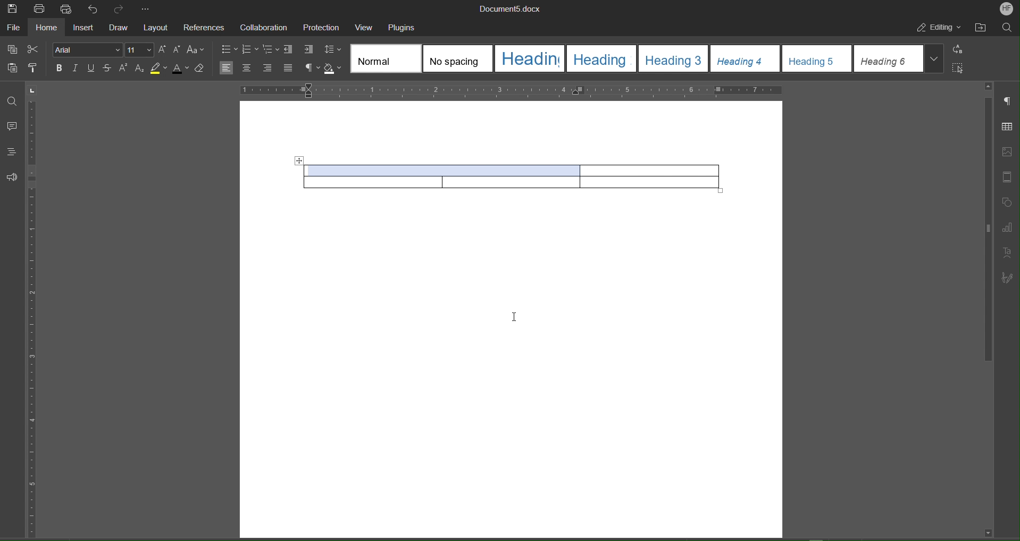 The image size is (1020, 541). What do you see at coordinates (121, 29) in the screenshot?
I see `Draw` at bounding box center [121, 29].